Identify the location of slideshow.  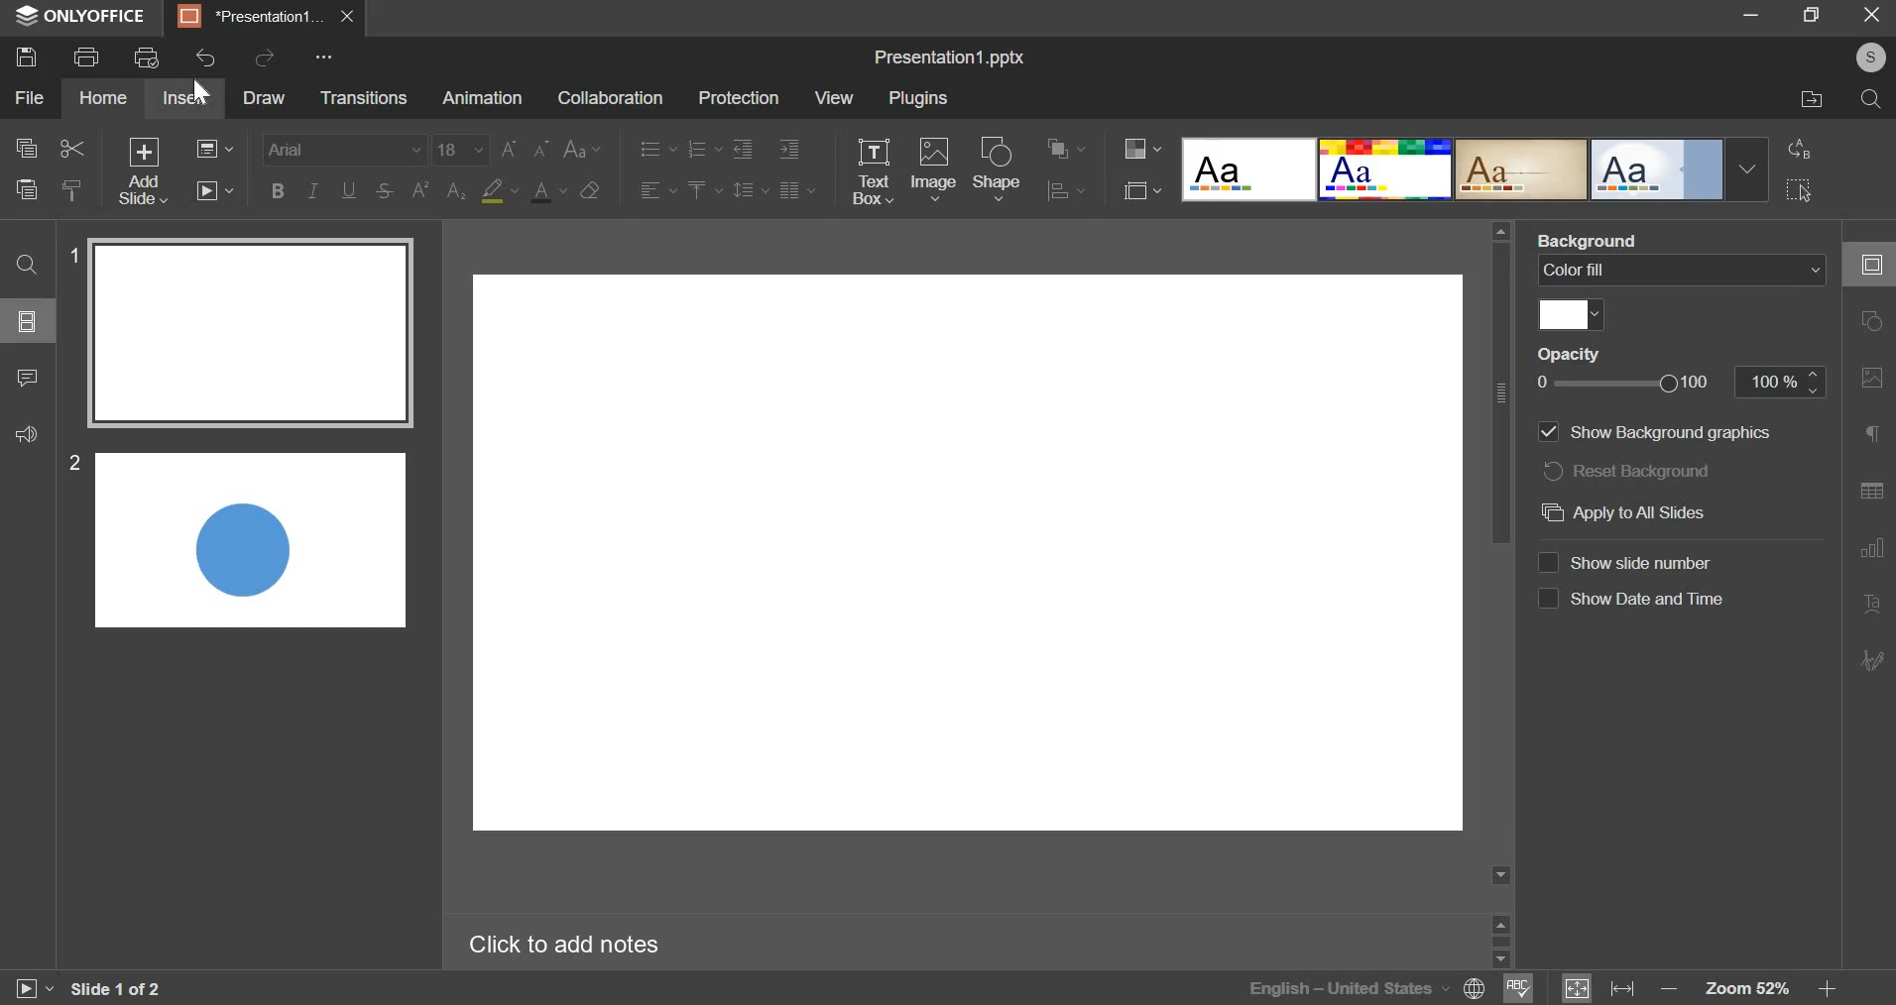
(214, 191).